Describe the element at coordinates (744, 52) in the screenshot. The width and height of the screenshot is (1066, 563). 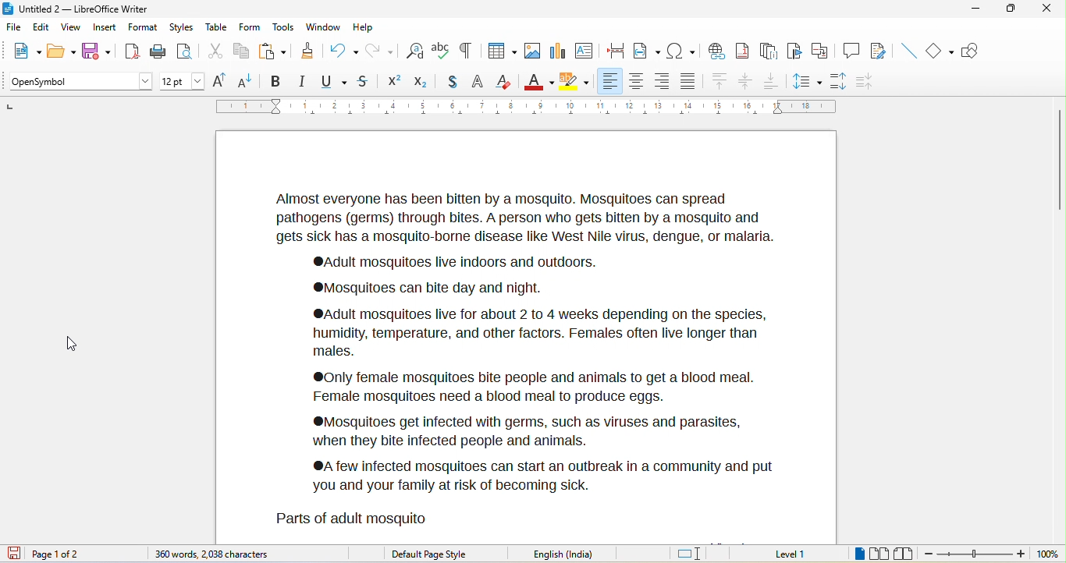
I see `footnote` at that location.